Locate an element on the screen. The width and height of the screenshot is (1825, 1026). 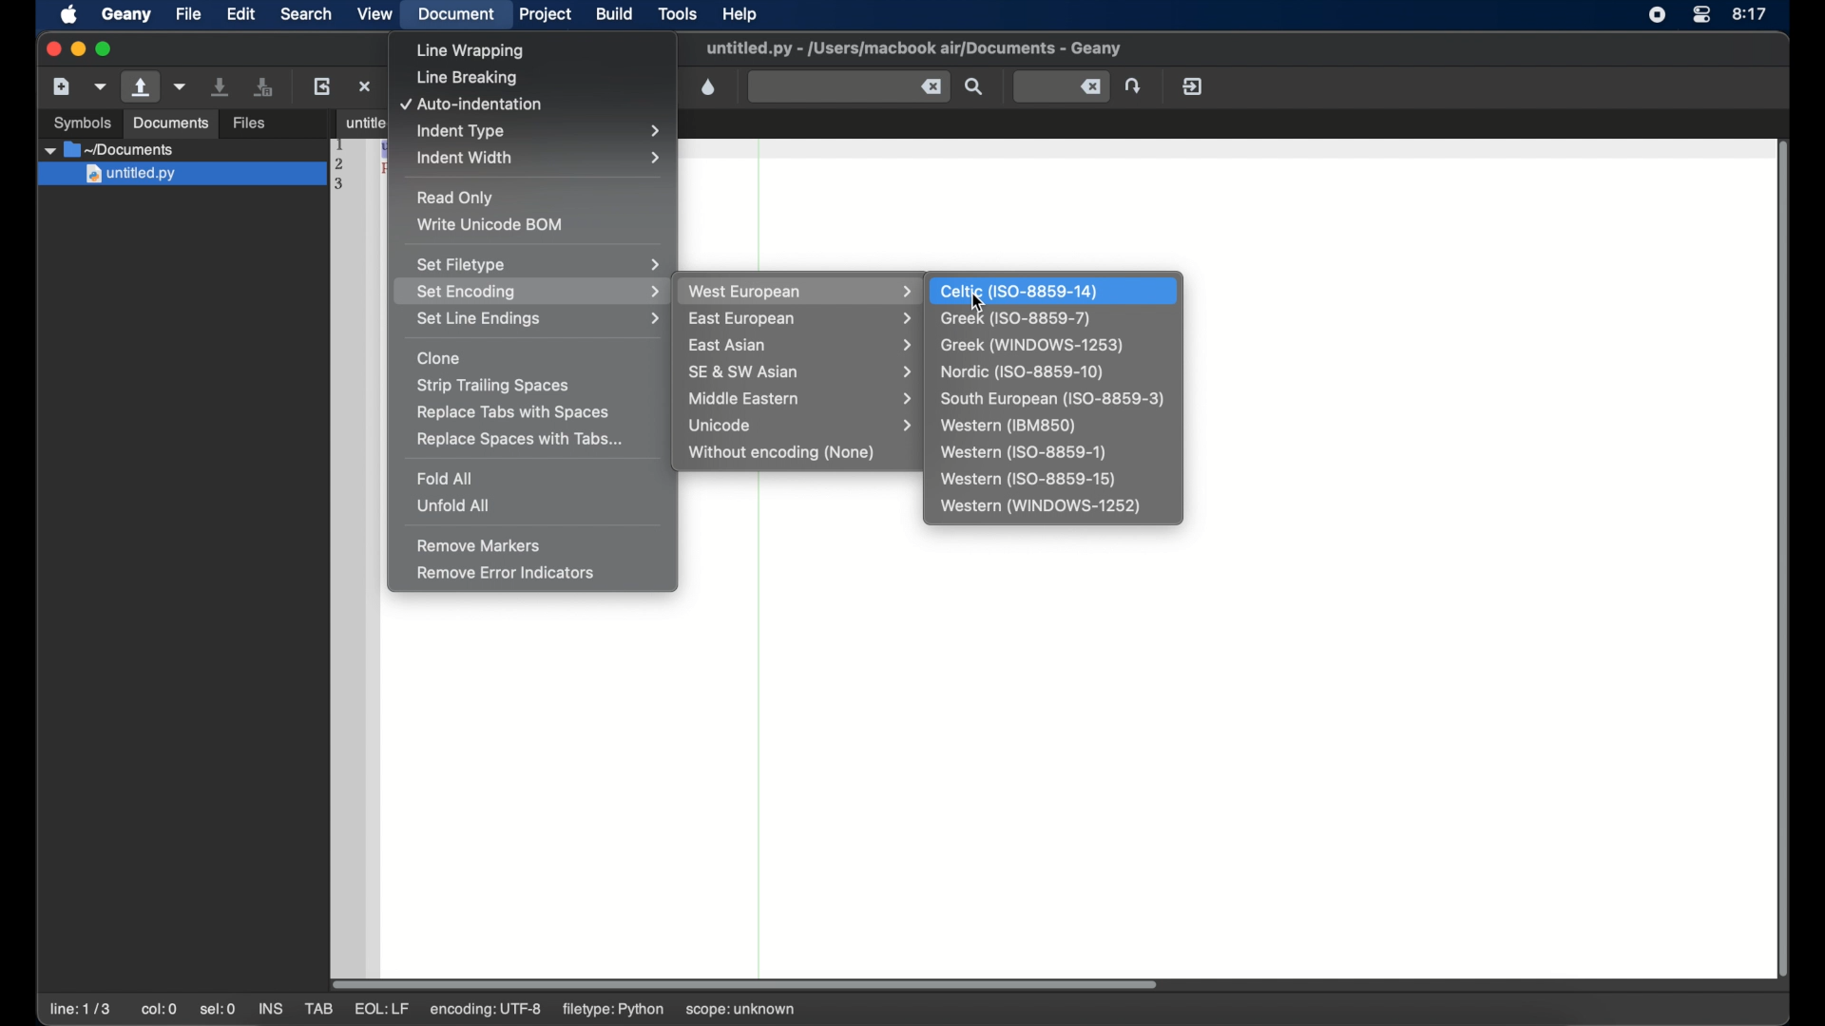
replace spaces with tabs is located at coordinates (521, 440).